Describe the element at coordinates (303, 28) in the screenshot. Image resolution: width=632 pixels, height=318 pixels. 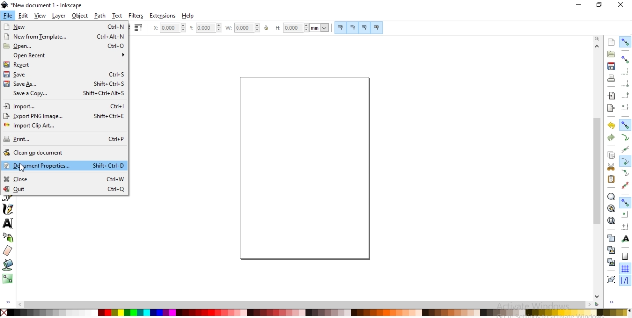
I see `height of selection` at that location.